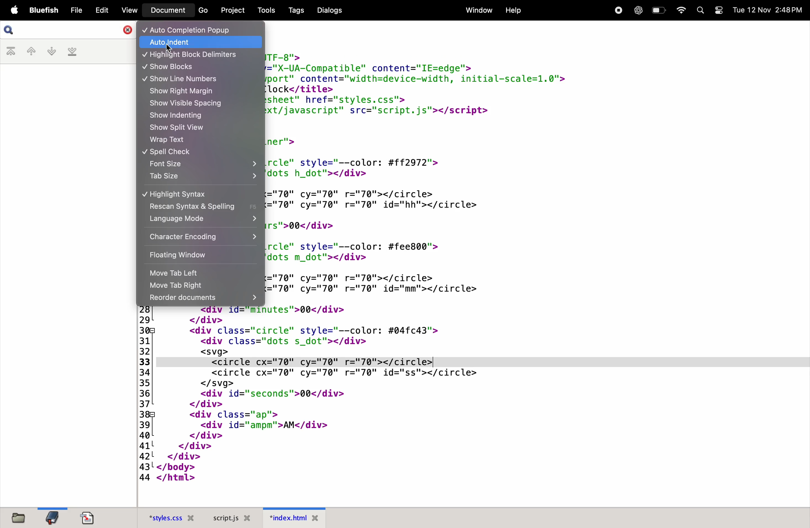 The image size is (810, 528). Describe the element at coordinates (53, 517) in the screenshot. I see `bookmark` at that location.